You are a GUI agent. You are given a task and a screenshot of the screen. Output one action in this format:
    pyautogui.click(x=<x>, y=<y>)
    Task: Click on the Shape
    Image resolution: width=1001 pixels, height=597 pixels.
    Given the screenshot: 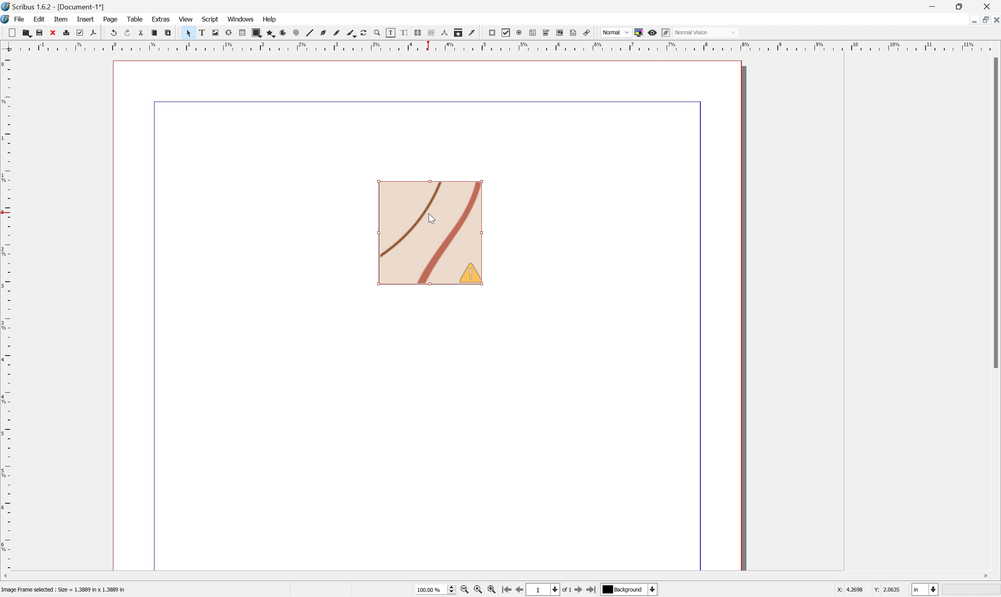 What is the action you would take?
    pyautogui.click(x=259, y=33)
    